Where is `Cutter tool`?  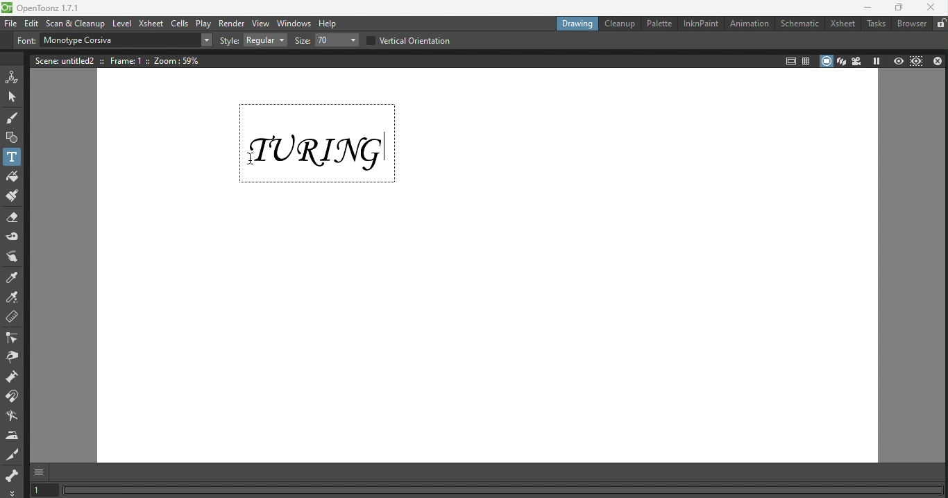 Cutter tool is located at coordinates (15, 454).